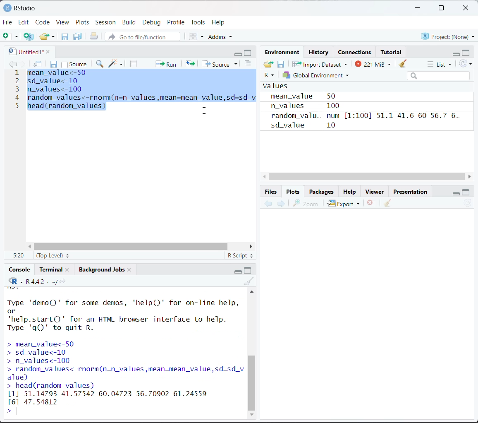  What do you see at coordinates (141, 97) in the screenshot?
I see `random_values<-rnorm(n=n_values ,mean=mean_value,sd=sd_v` at bounding box center [141, 97].